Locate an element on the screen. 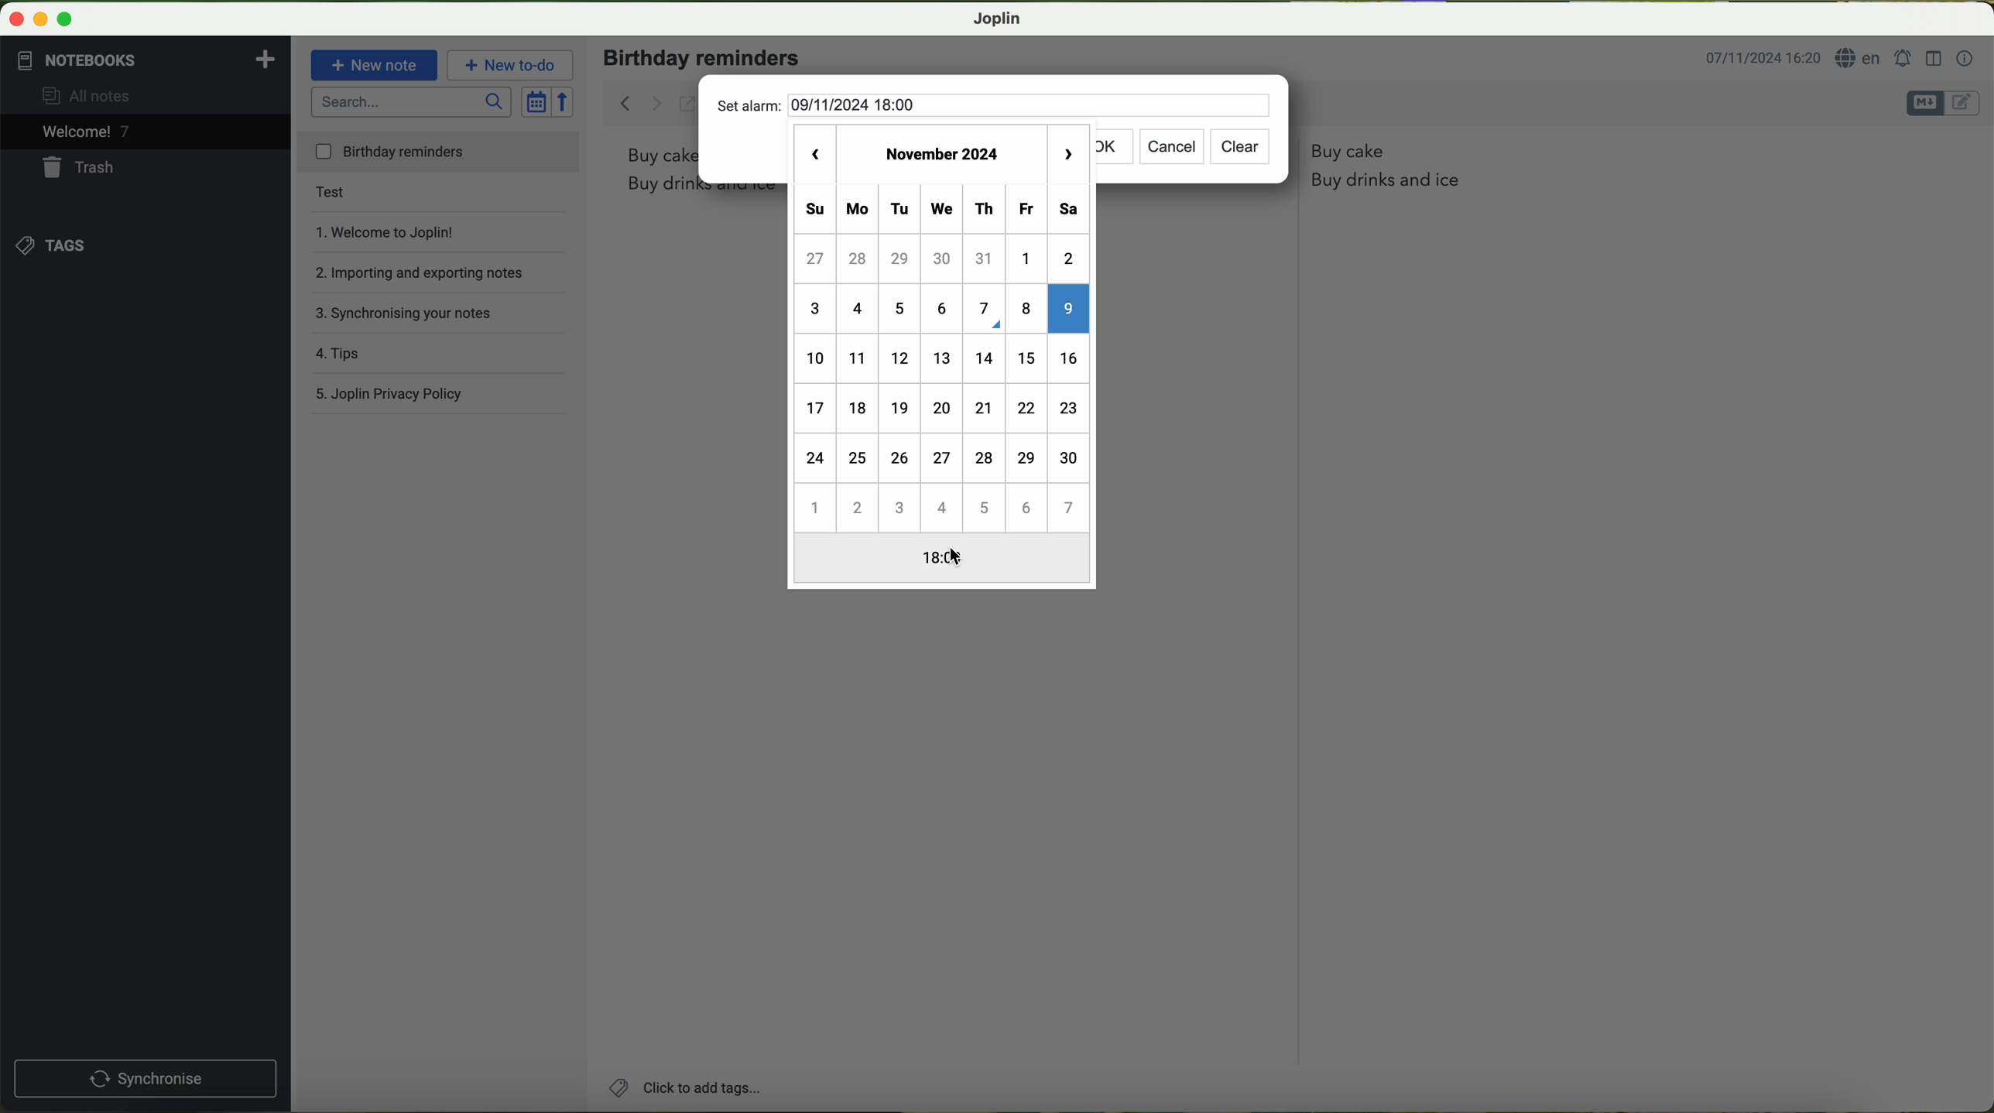  reverse sort order is located at coordinates (564, 101).